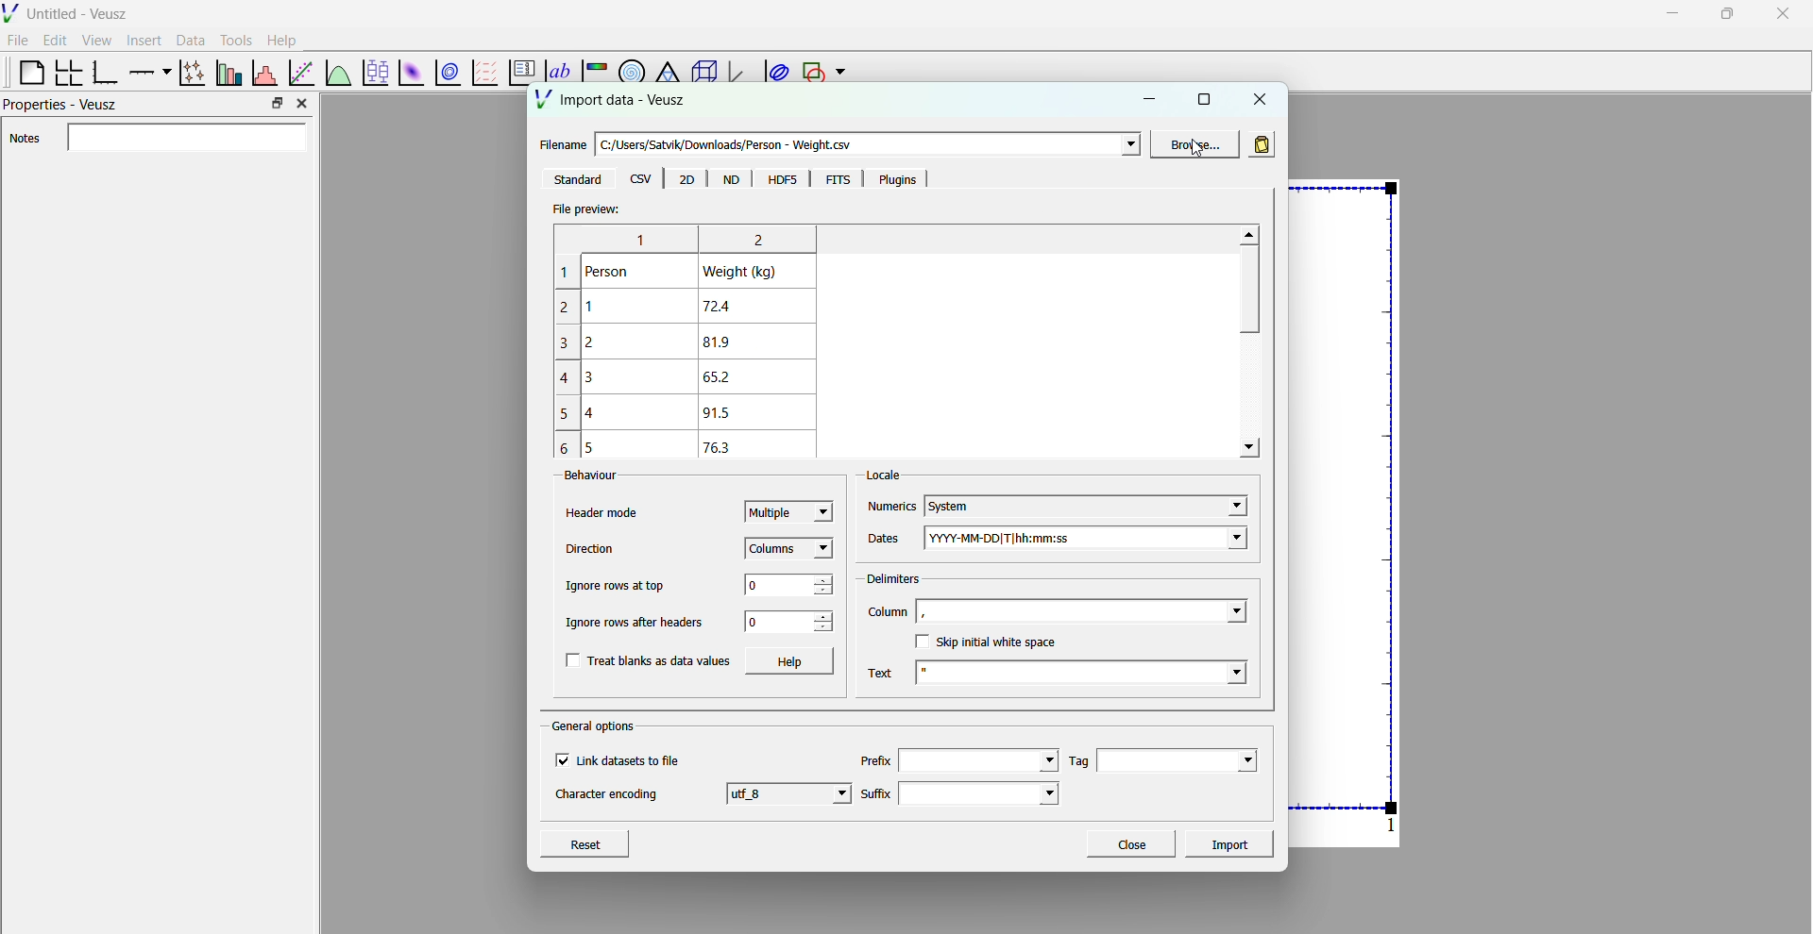  What do you see at coordinates (699, 341) in the screenshot?
I see `Data Preview` at bounding box center [699, 341].